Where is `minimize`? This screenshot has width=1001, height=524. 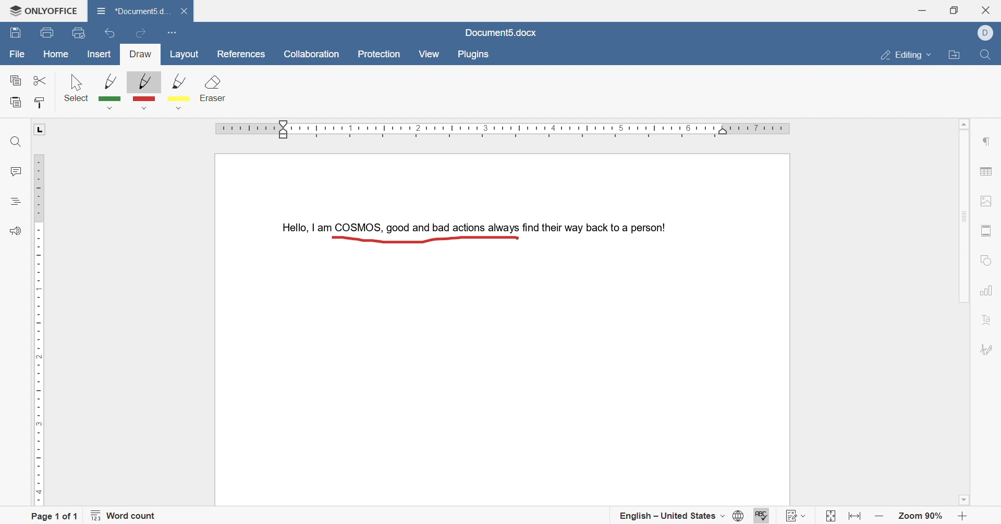 minimize is located at coordinates (922, 9).